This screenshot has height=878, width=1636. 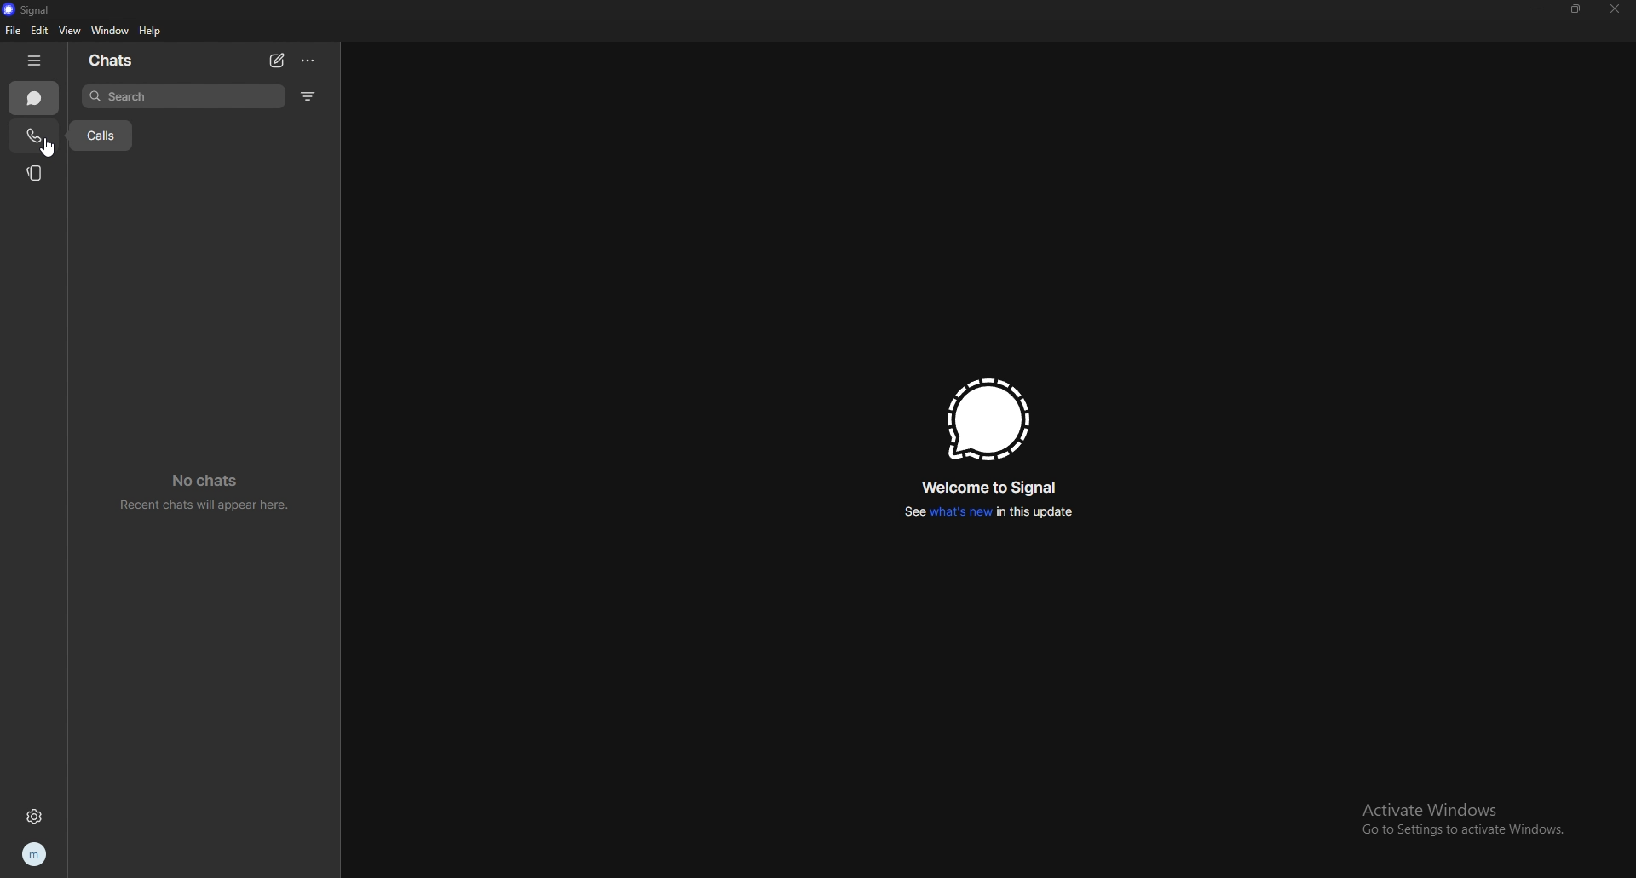 What do you see at coordinates (111, 30) in the screenshot?
I see `window` at bounding box center [111, 30].